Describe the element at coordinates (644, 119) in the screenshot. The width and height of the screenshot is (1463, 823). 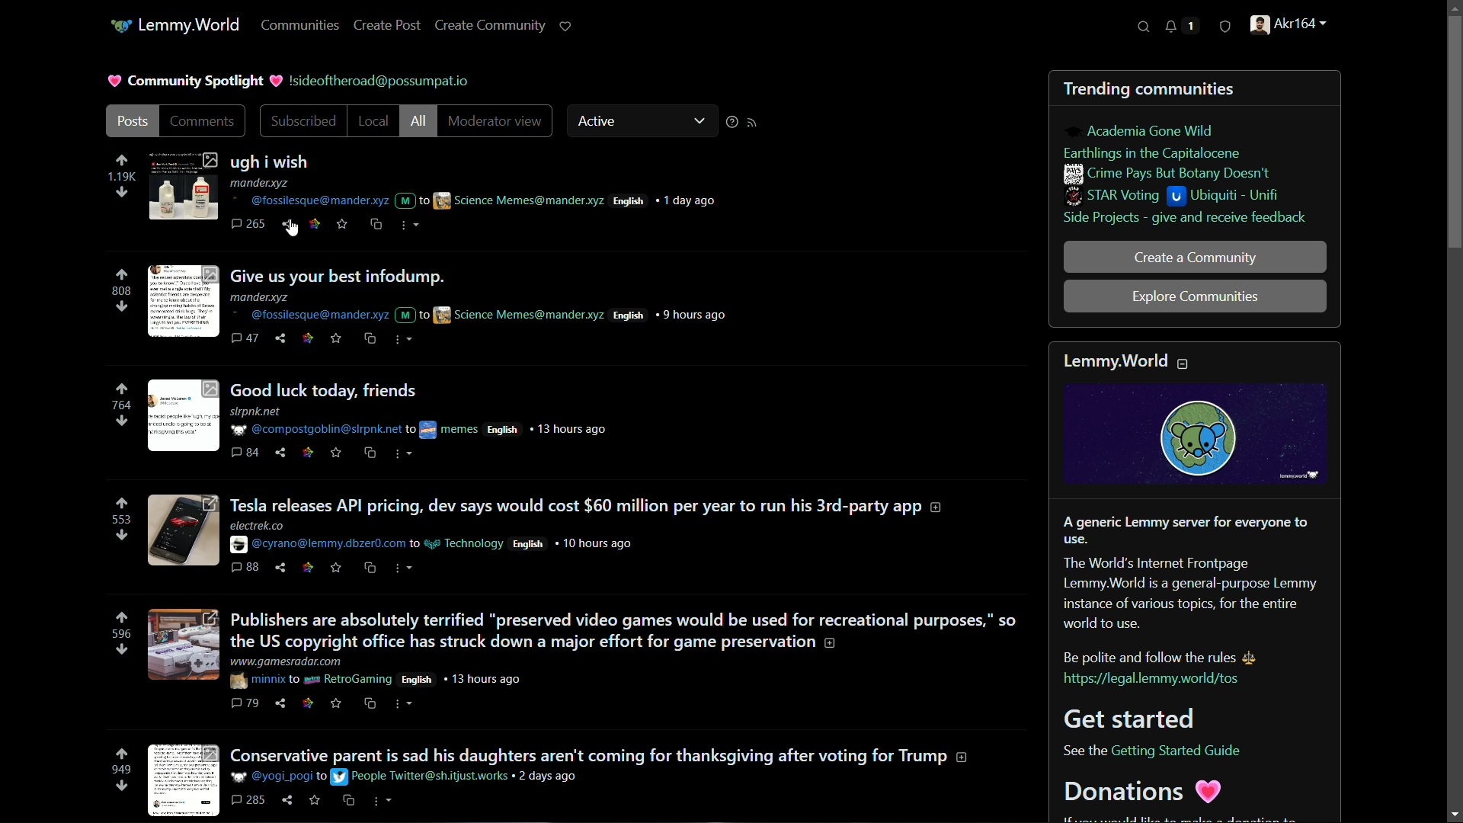
I see `active` at that location.